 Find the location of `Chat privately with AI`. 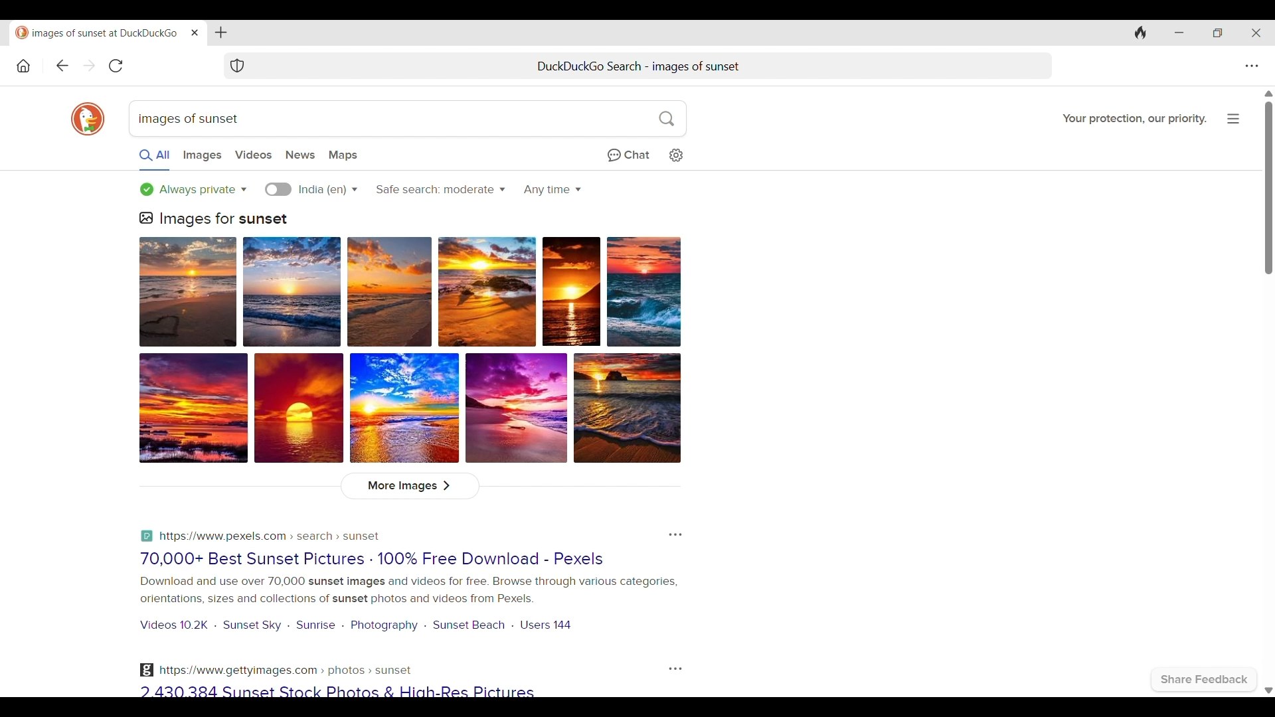

Chat privately with AI is located at coordinates (628, 155).